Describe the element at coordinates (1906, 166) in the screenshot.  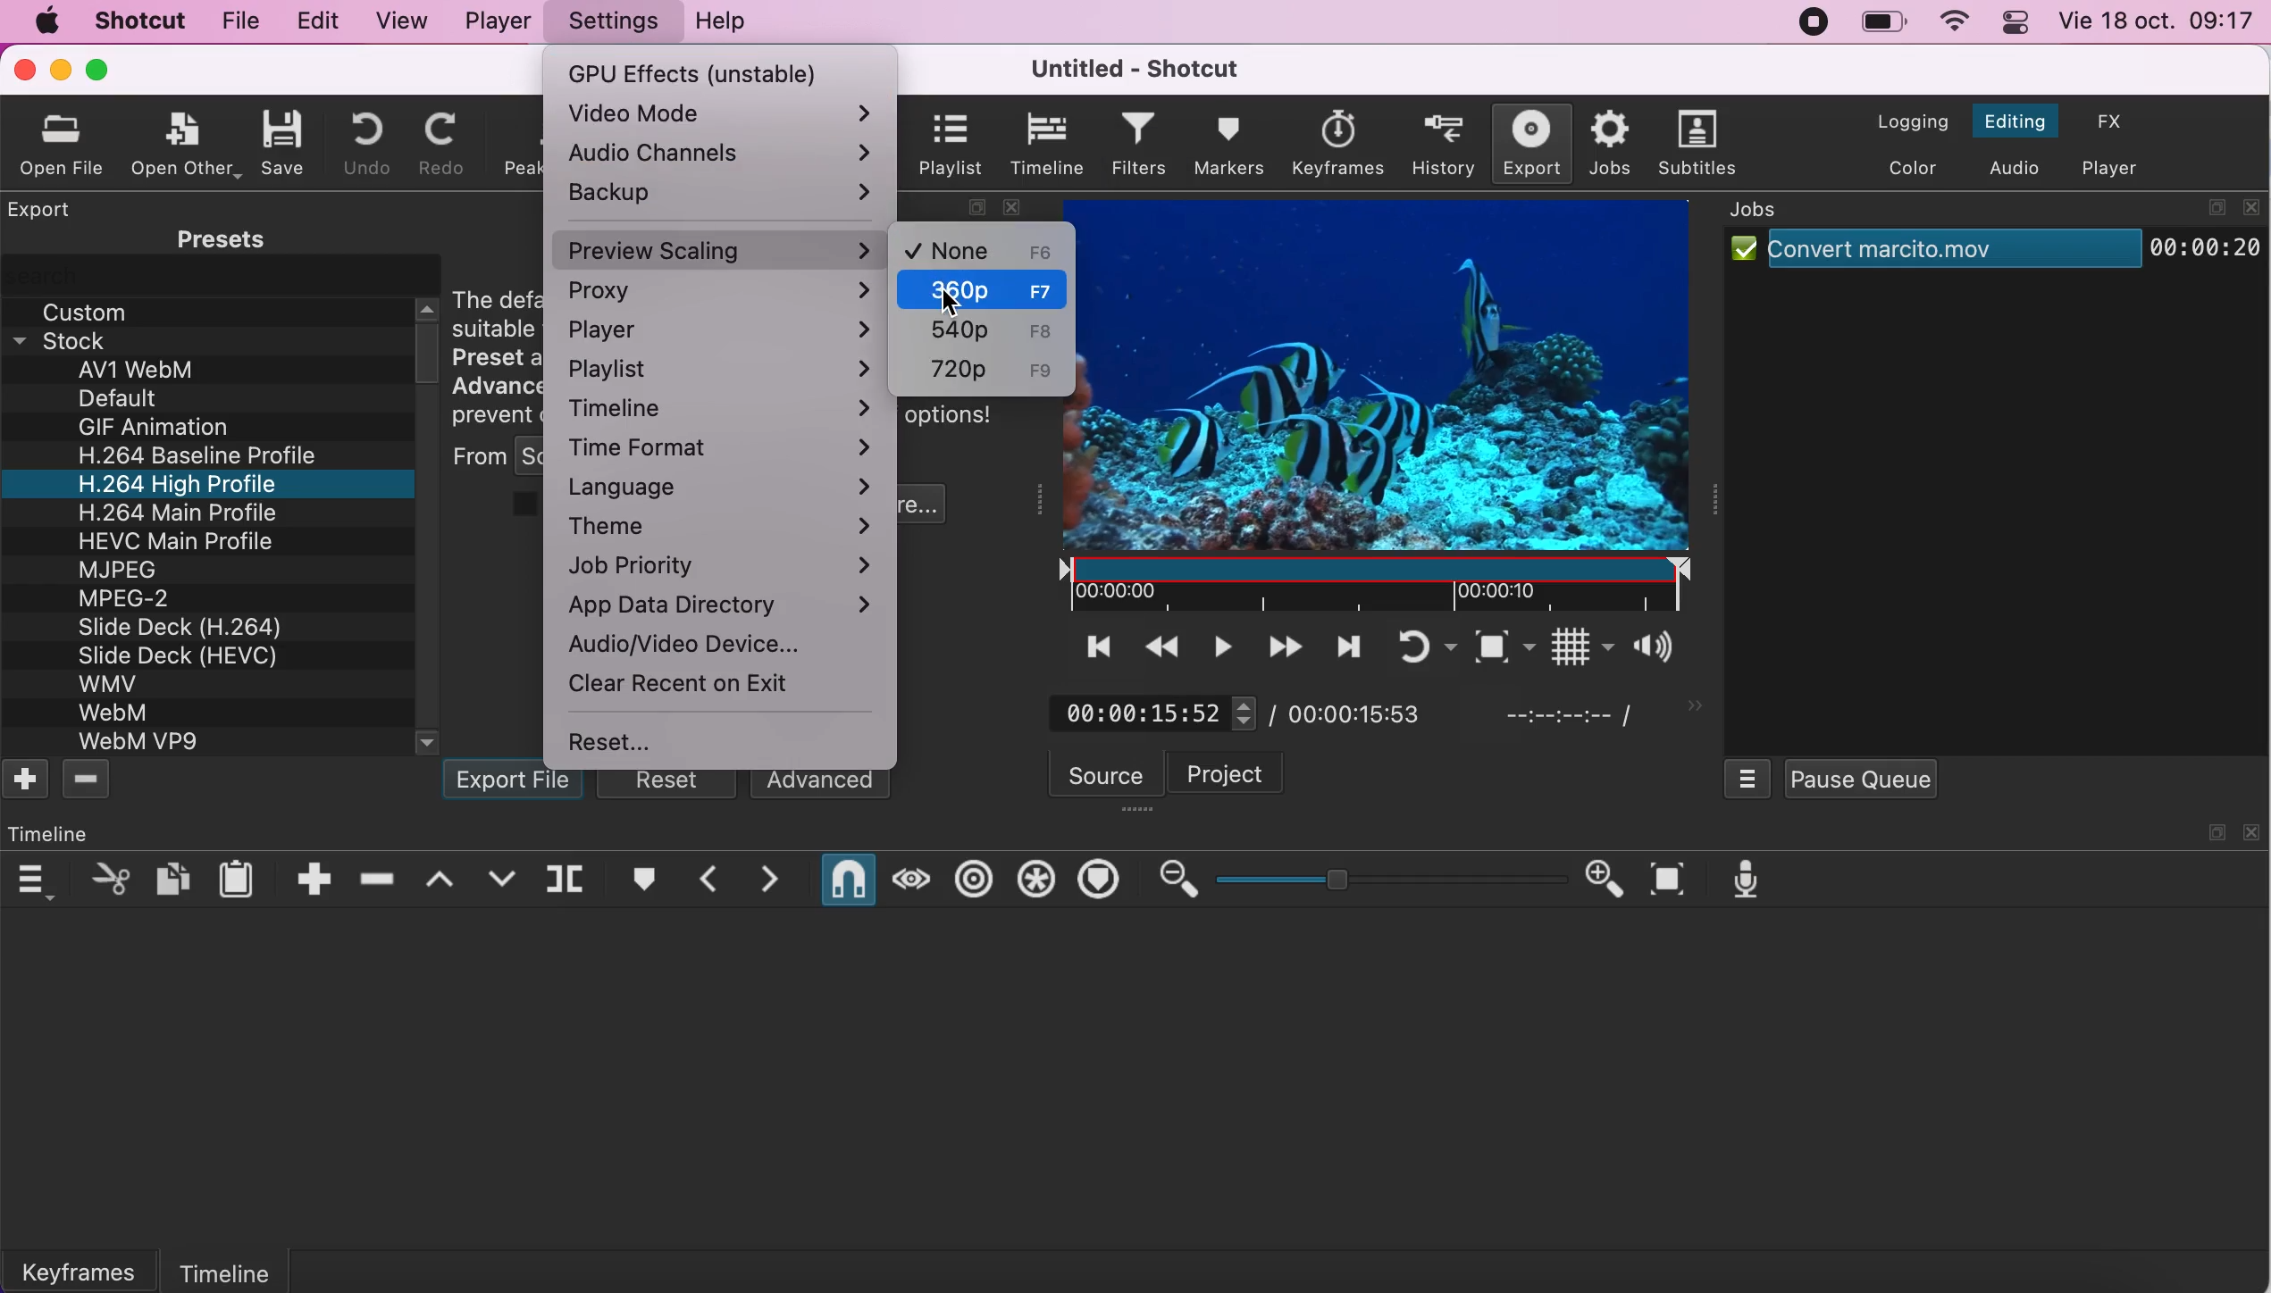
I see `switch to the color layout` at that location.